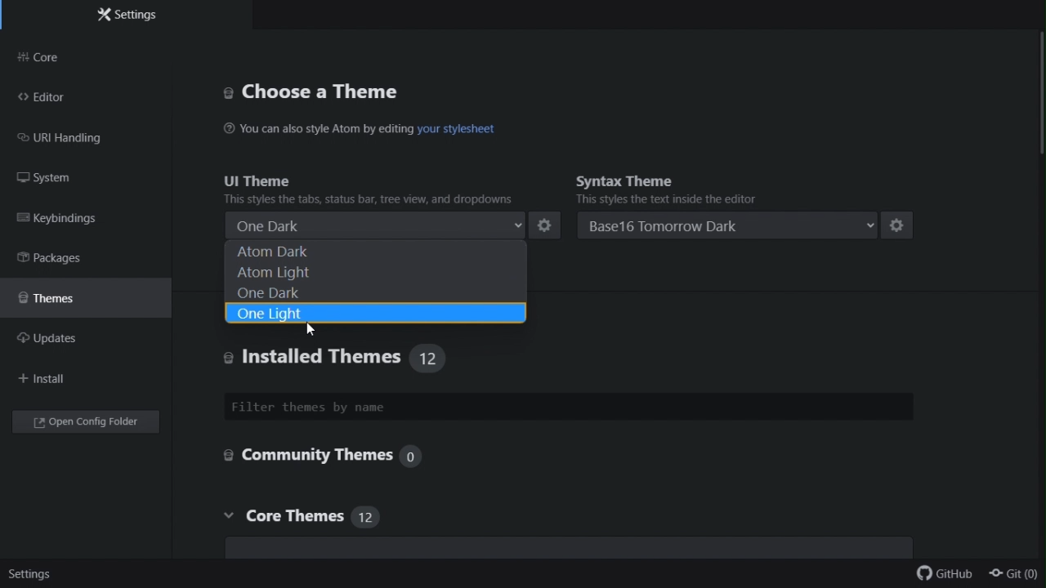  What do you see at coordinates (311, 358) in the screenshot?
I see `Install themes` at bounding box center [311, 358].